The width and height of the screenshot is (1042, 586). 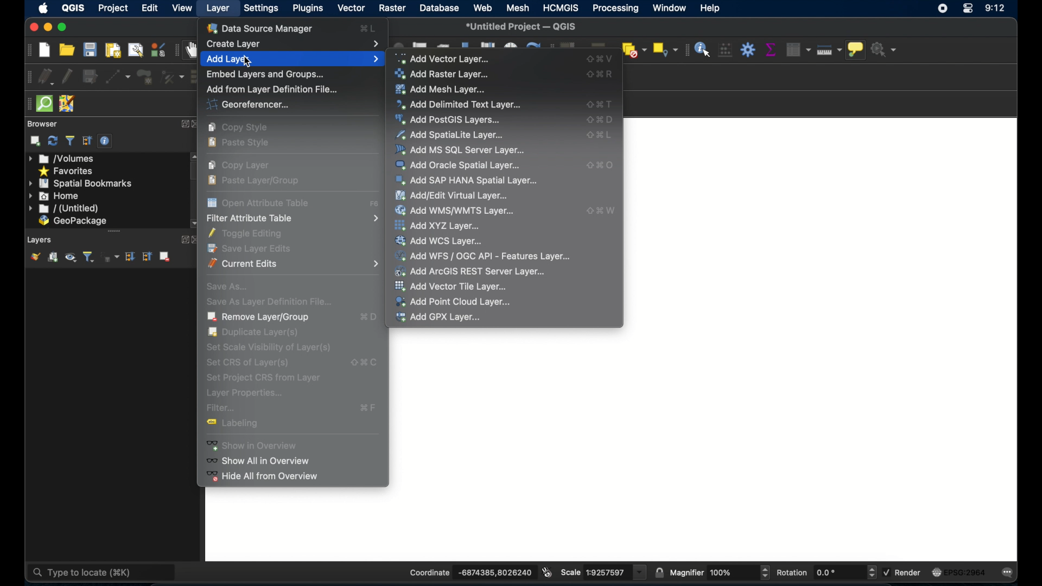 What do you see at coordinates (274, 88) in the screenshot?
I see `Add from layer definition file...` at bounding box center [274, 88].